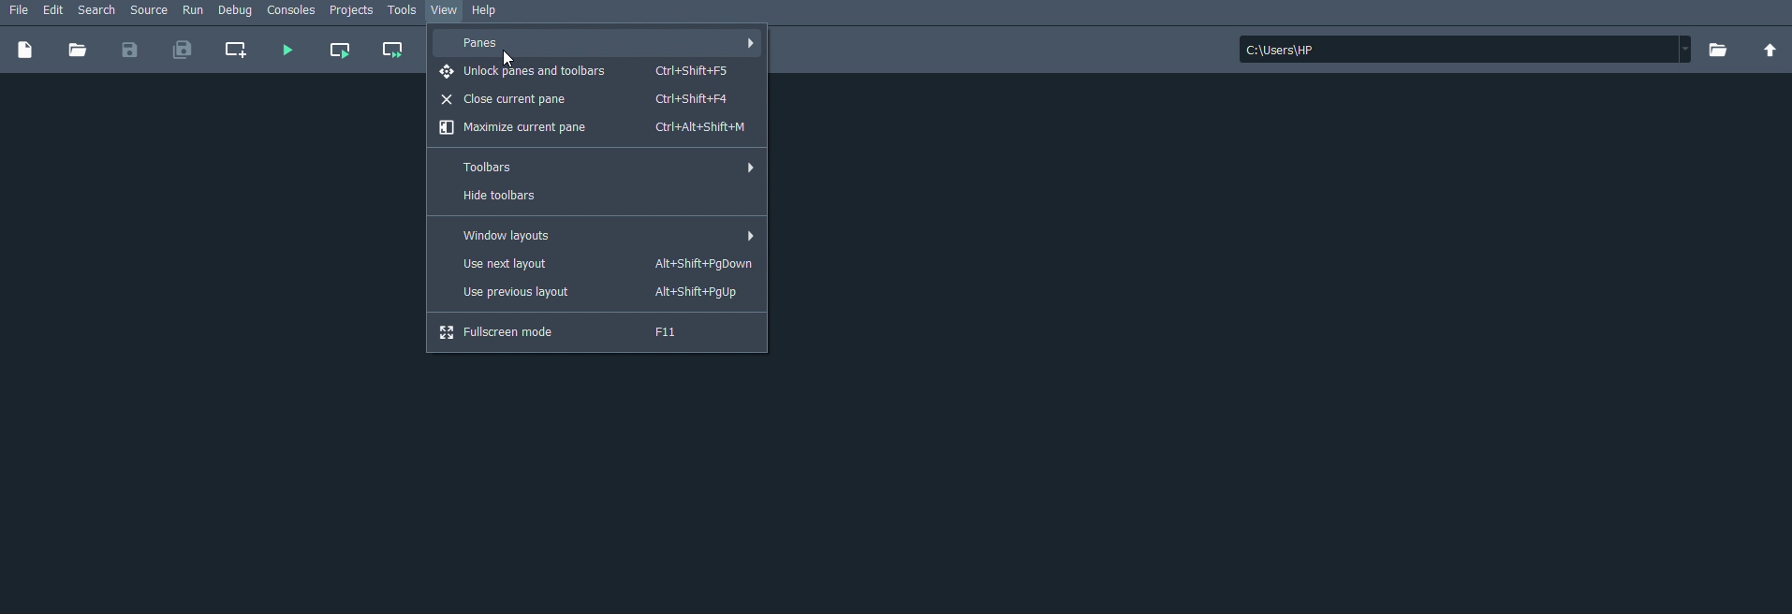  I want to click on Debug, so click(236, 11).